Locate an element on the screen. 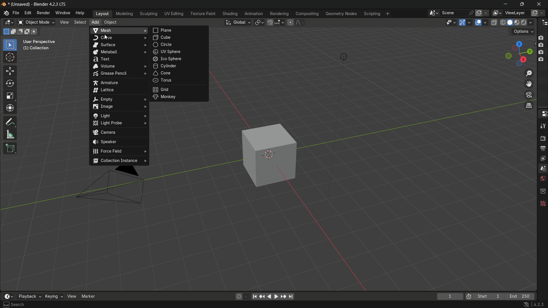 This screenshot has height=308, width=548. circle is located at coordinates (178, 44).